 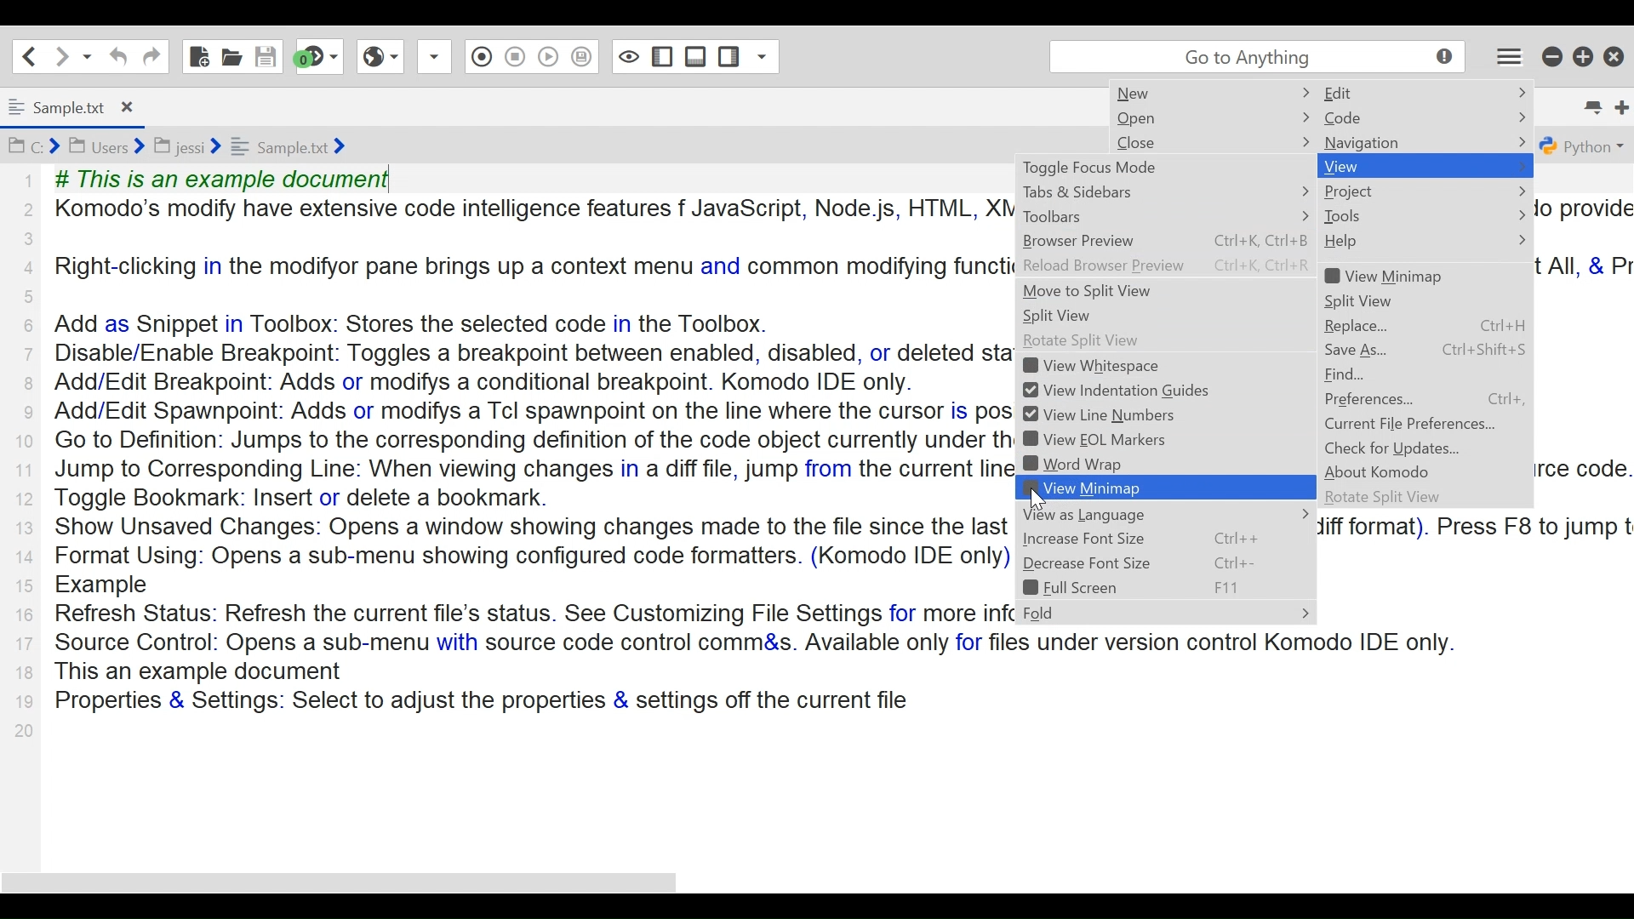 What do you see at coordinates (1165, 266) in the screenshot?
I see `Reload Browser Preview` at bounding box center [1165, 266].